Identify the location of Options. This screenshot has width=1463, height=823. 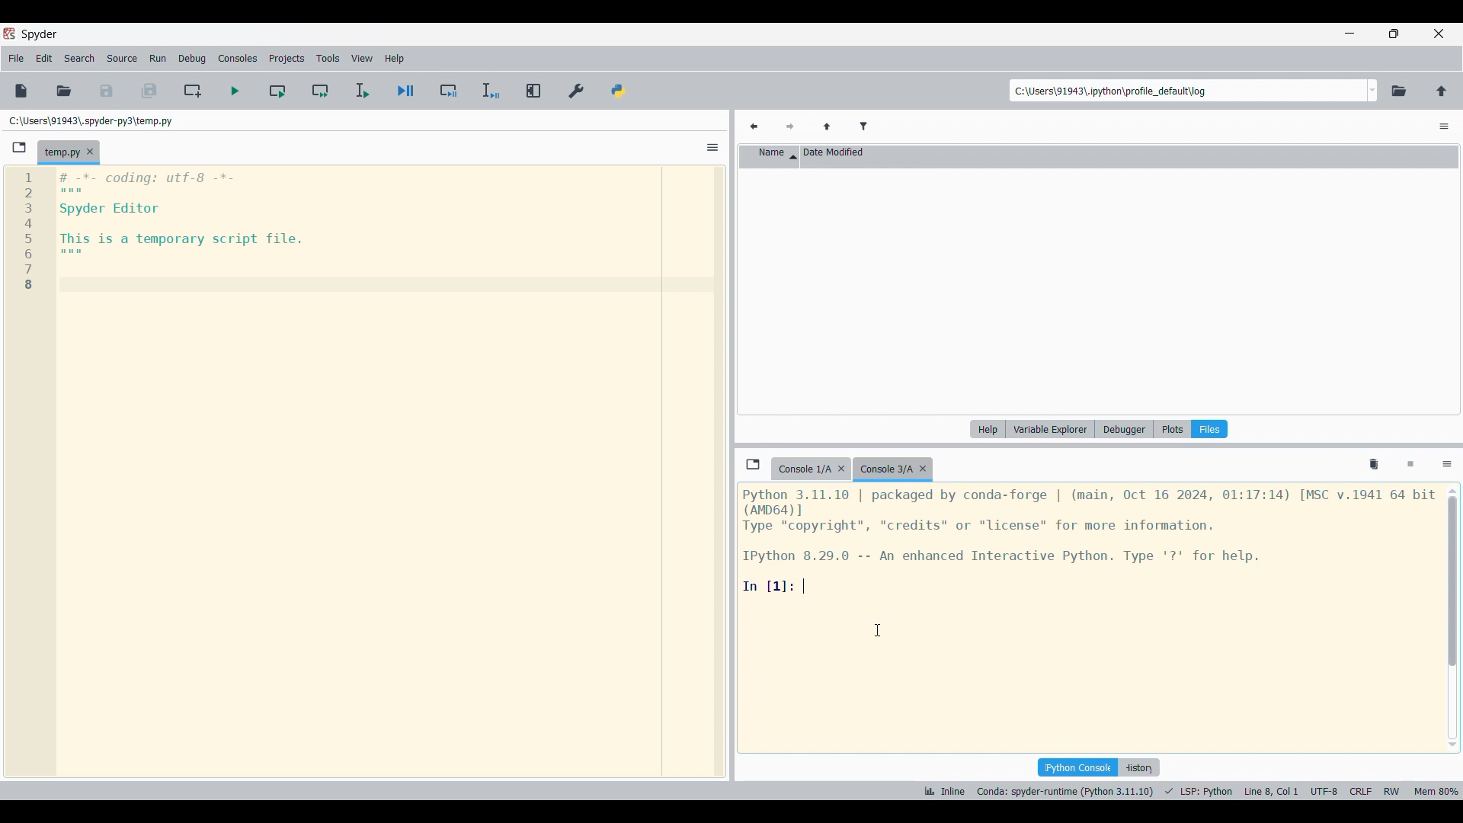
(713, 147).